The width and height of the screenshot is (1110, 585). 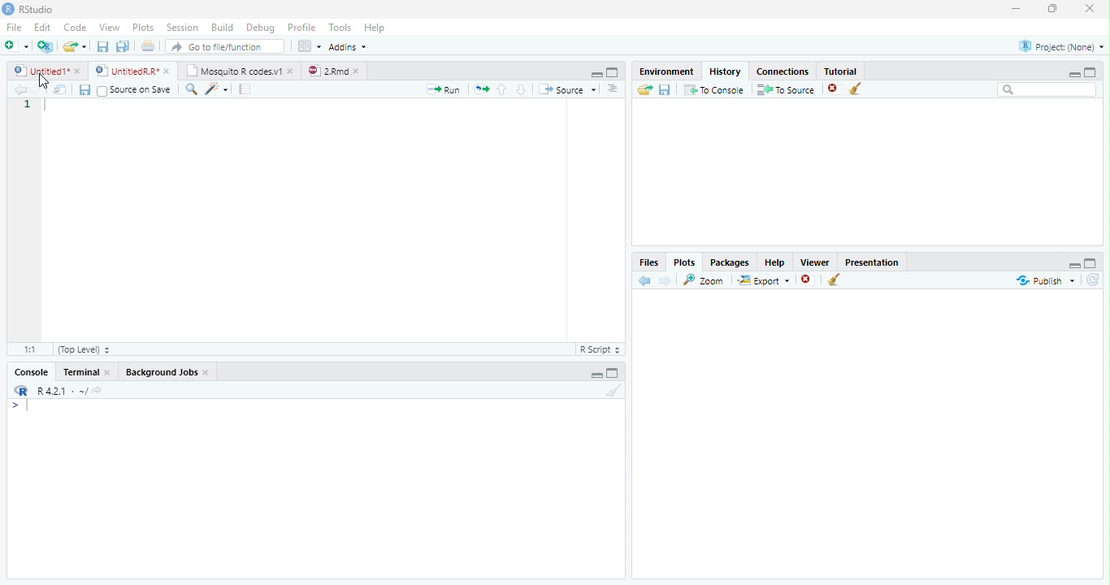 What do you see at coordinates (134, 90) in the screenshot?
I see `Source on Save` at bounding box center [134, 90].